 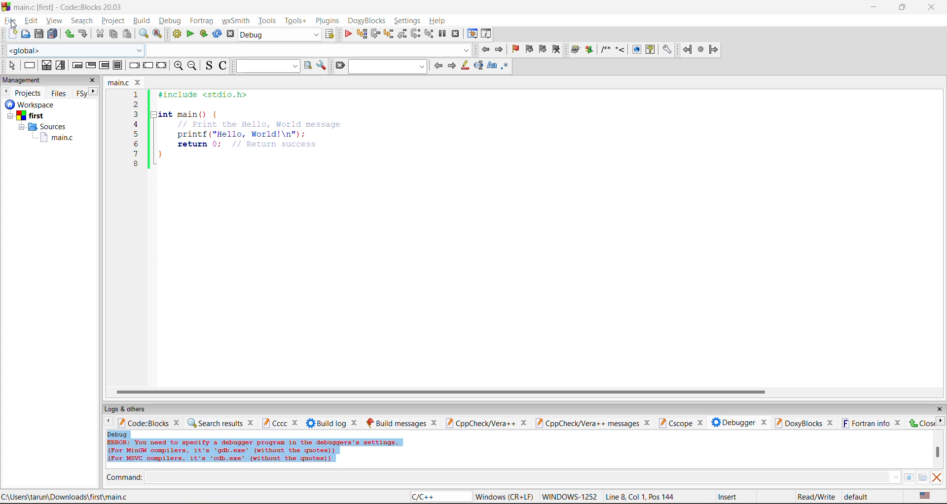 What do you see at coordinates (933, 7) in the screenshot?
I see `close ` at bounding box center [933, 7].